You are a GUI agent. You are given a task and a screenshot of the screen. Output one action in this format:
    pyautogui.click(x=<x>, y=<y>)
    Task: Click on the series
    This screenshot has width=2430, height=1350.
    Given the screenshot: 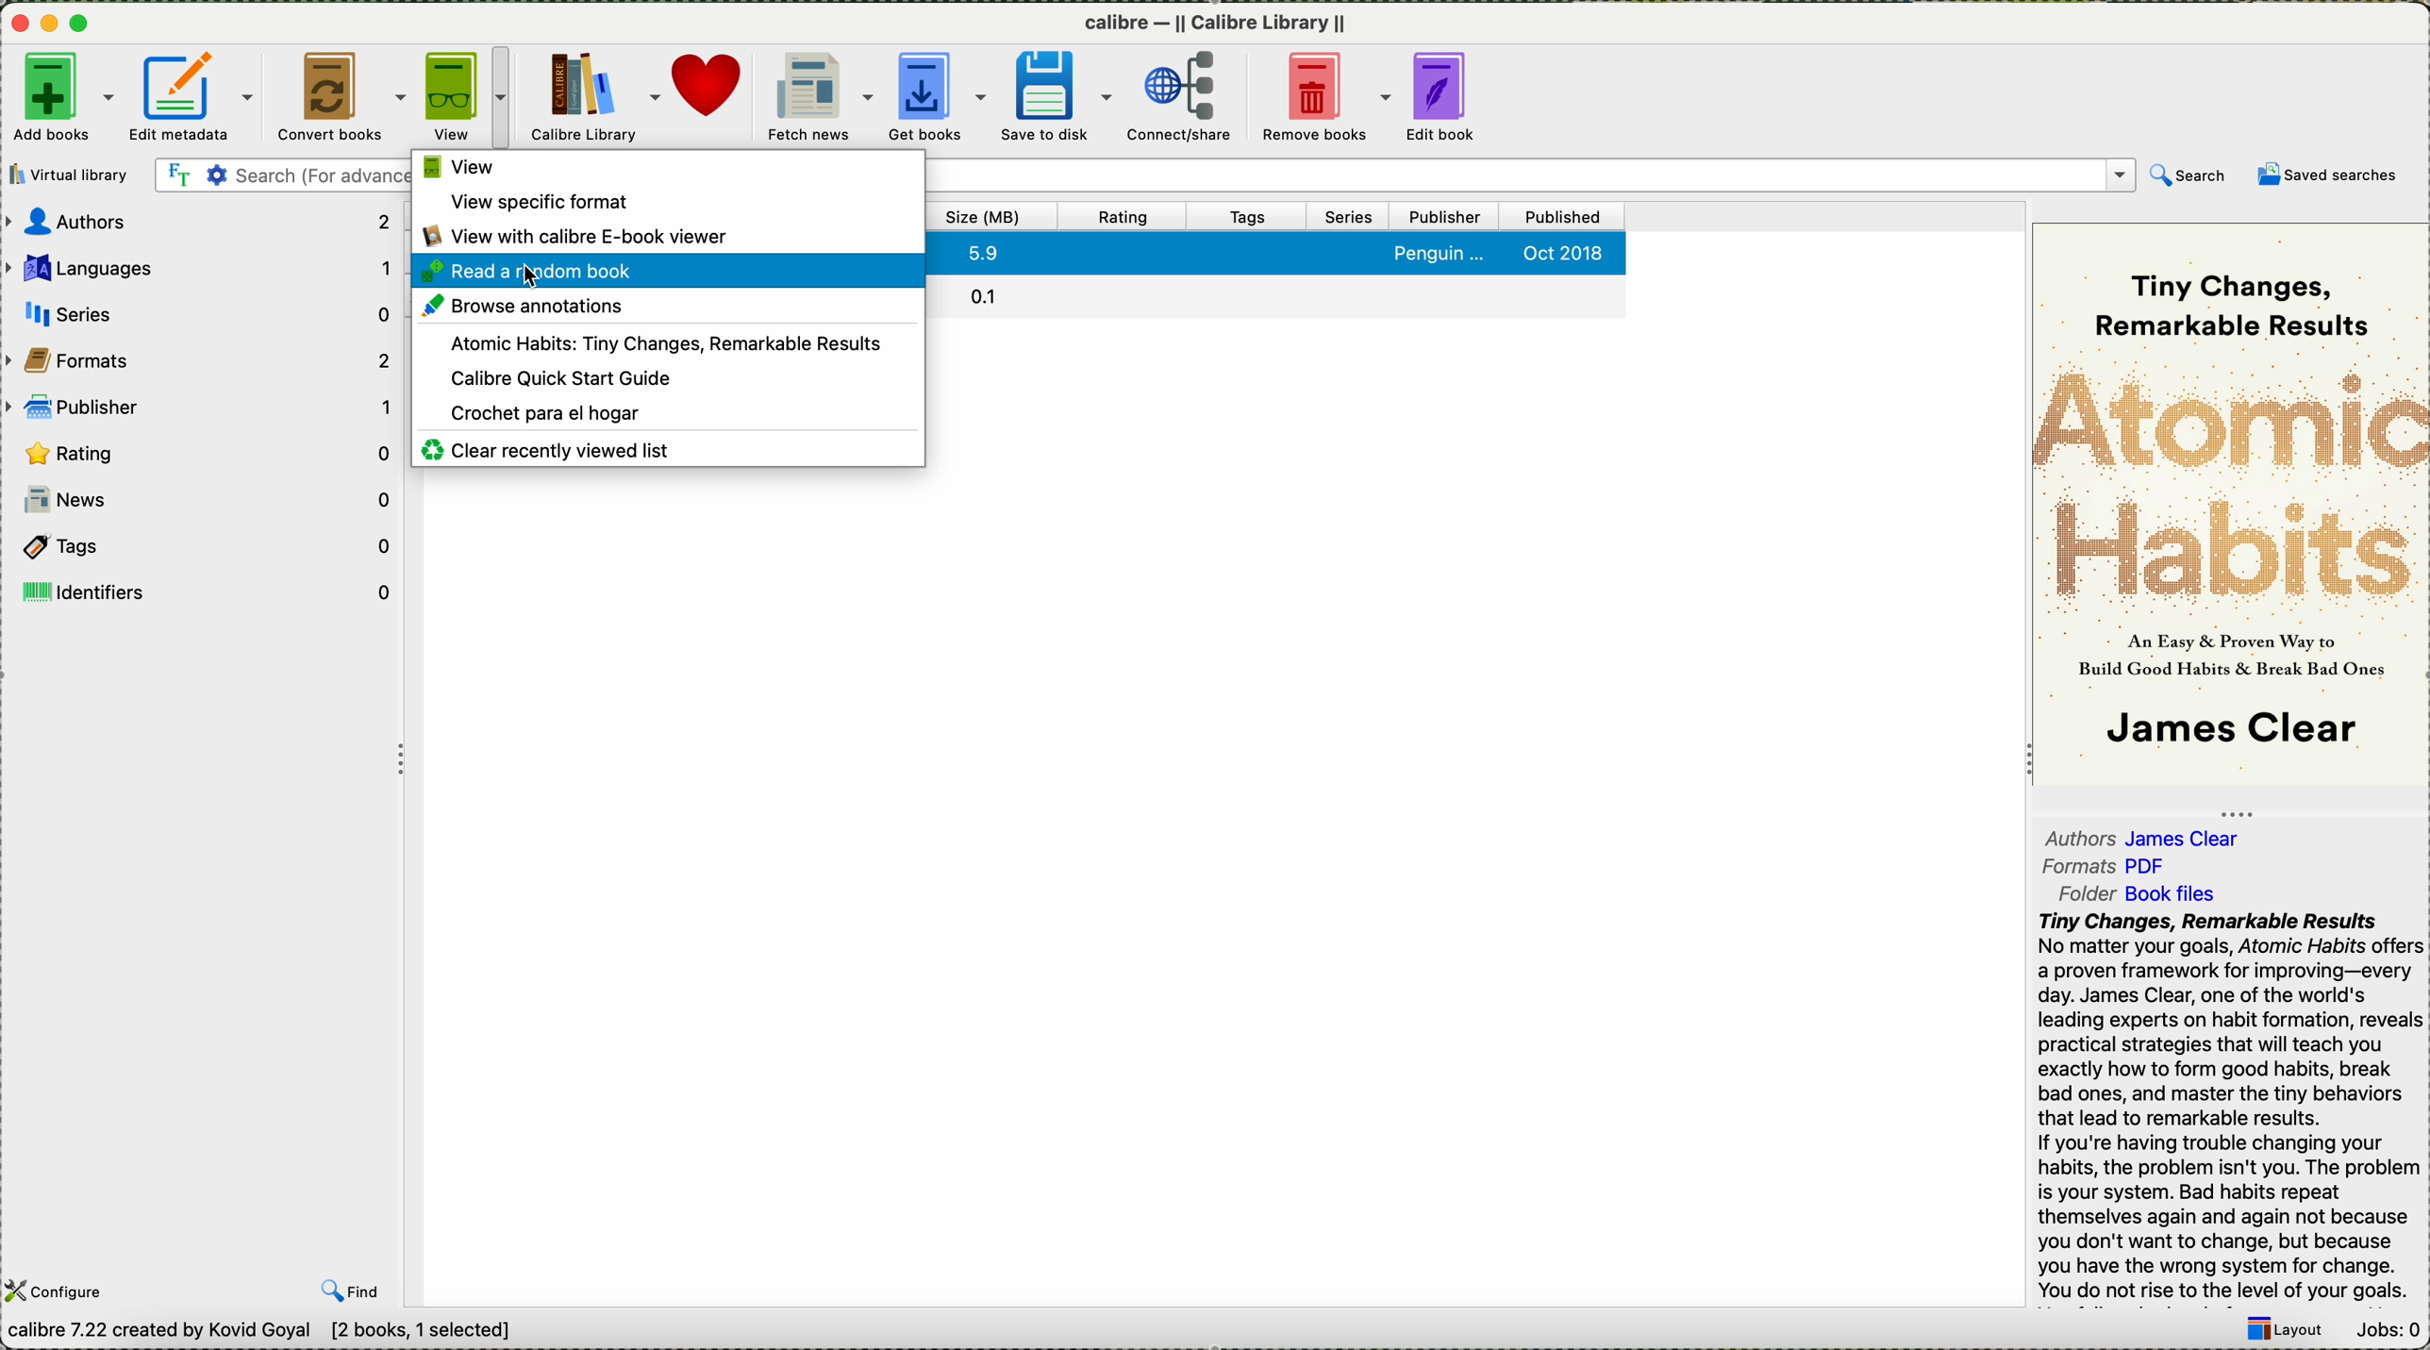 What is the action you would take?
    pyautogui.click(x=201, y=311)
    